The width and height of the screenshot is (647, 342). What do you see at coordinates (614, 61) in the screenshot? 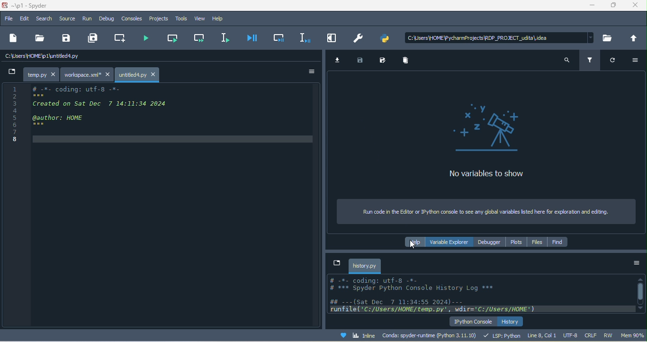
I see `refresh` at bounding box center [614, 61].